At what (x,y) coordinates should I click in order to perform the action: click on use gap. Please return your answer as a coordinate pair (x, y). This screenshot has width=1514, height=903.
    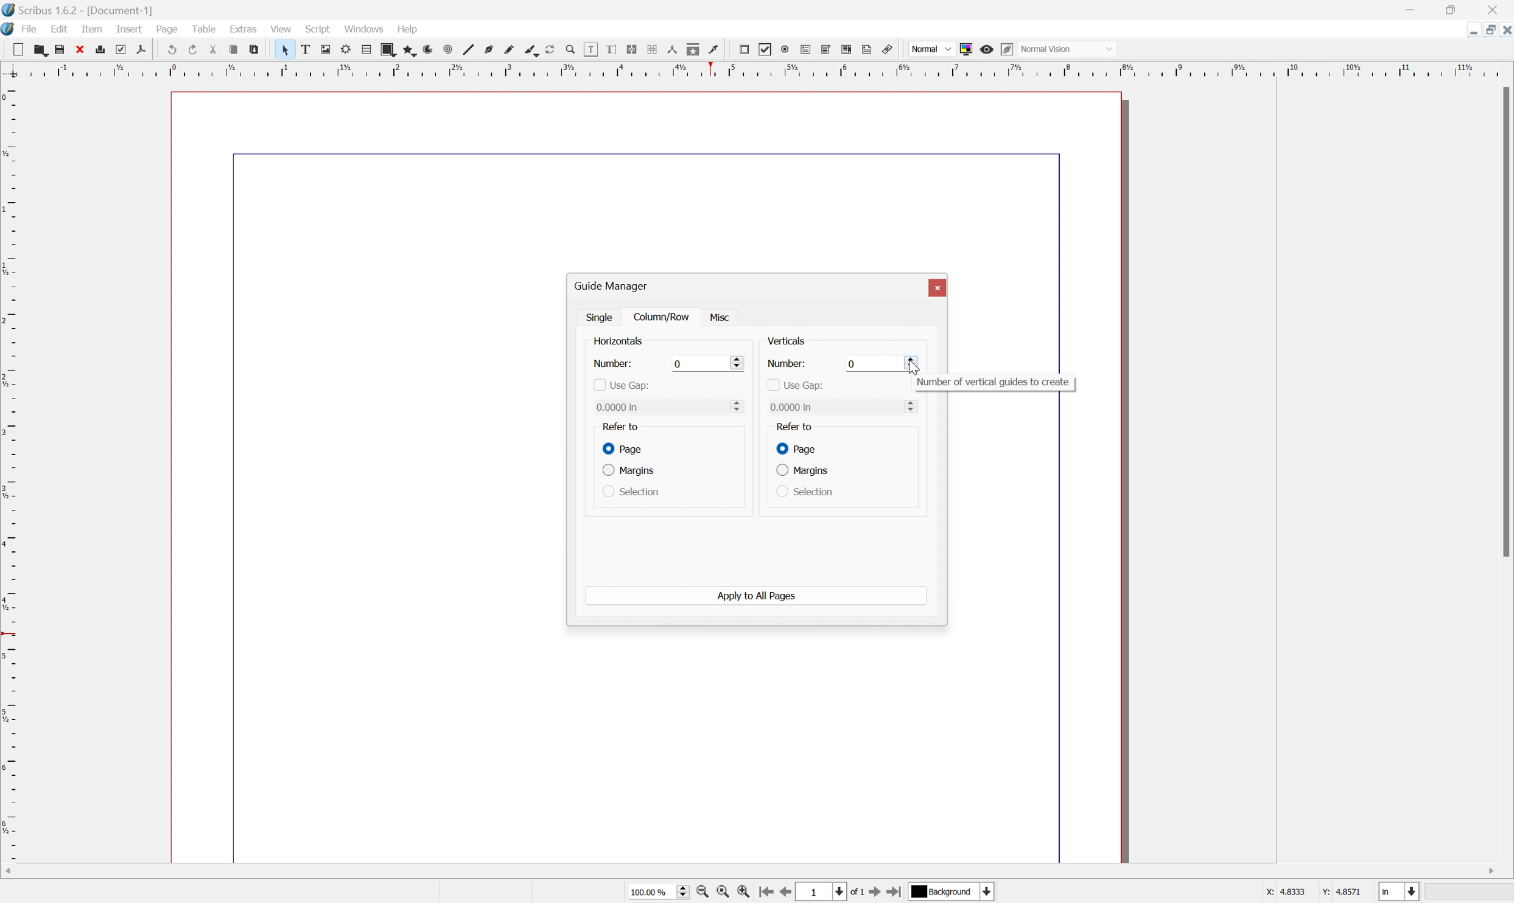
    Looking at the image, I should click on (621, 386).